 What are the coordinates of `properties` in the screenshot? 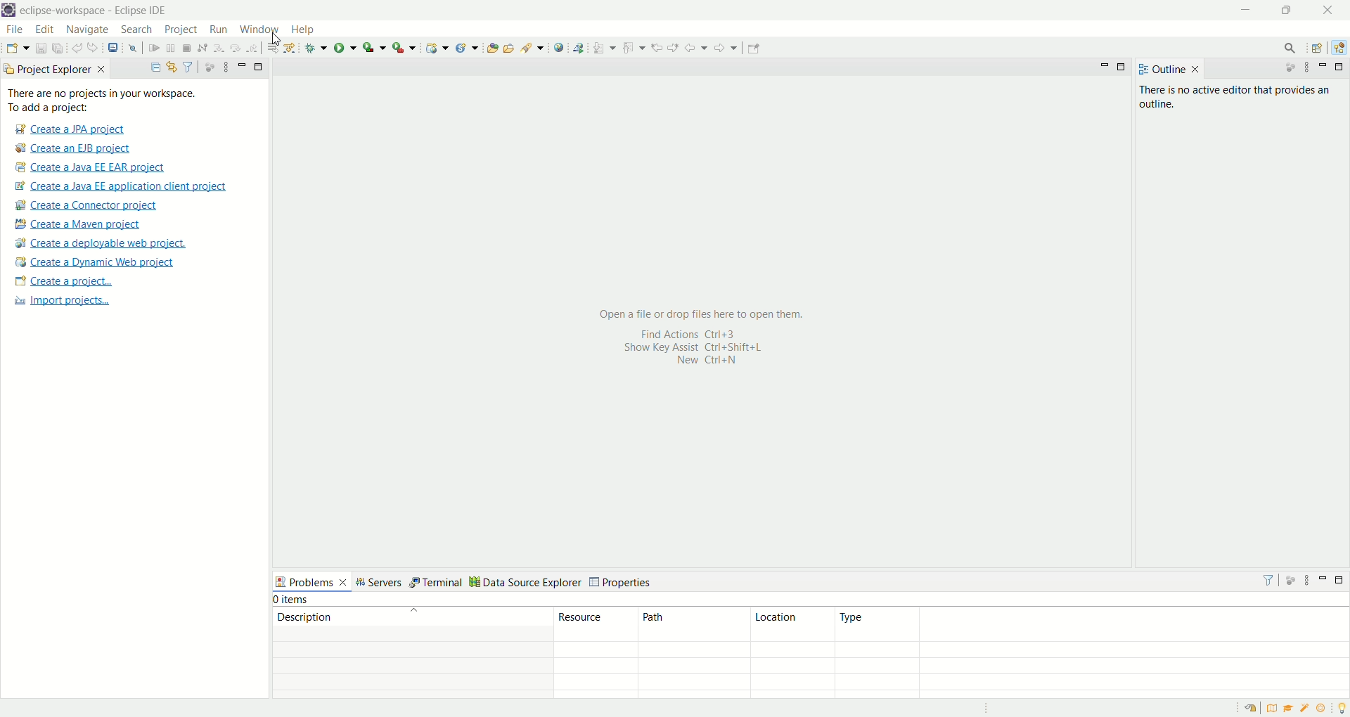 It's located at (622, 581).